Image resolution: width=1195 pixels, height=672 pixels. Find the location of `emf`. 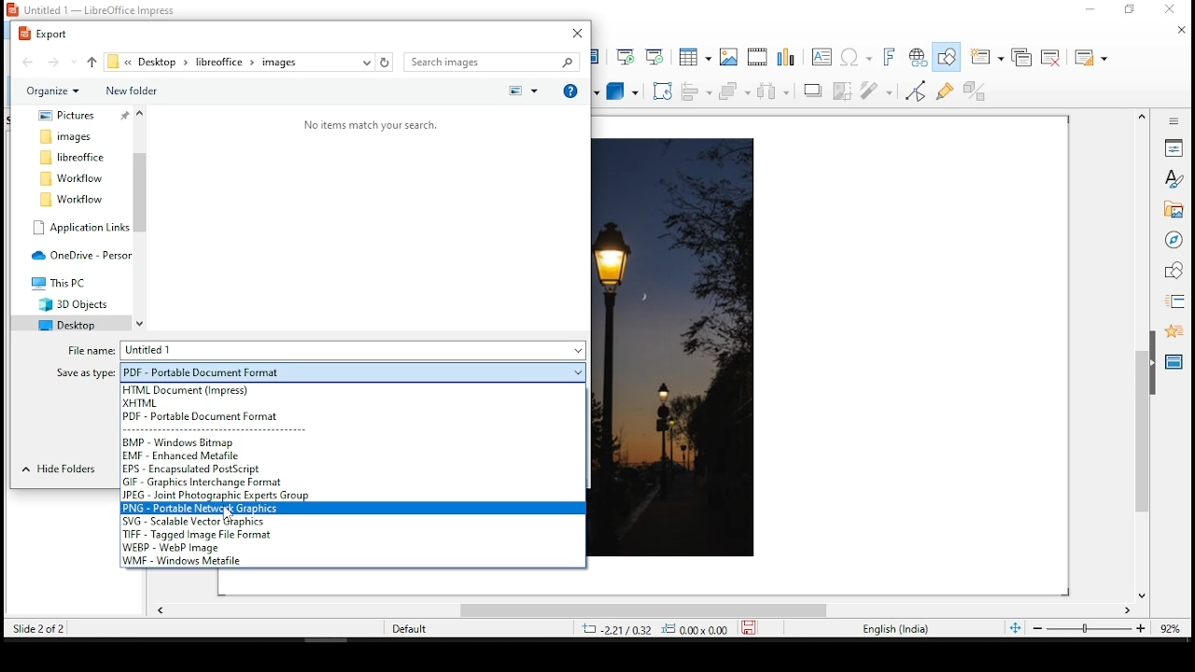

emf is located at coordinates (186, 455).